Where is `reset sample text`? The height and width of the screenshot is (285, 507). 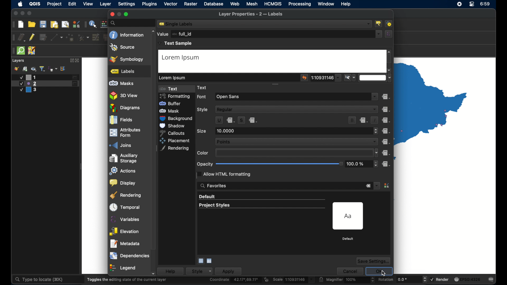
reset sample text is located at coordinates (304, 78).